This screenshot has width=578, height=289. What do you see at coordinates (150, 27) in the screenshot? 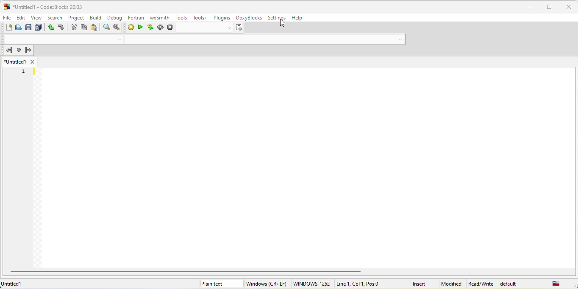
I see `build and run` at bounding box center [150, 27].